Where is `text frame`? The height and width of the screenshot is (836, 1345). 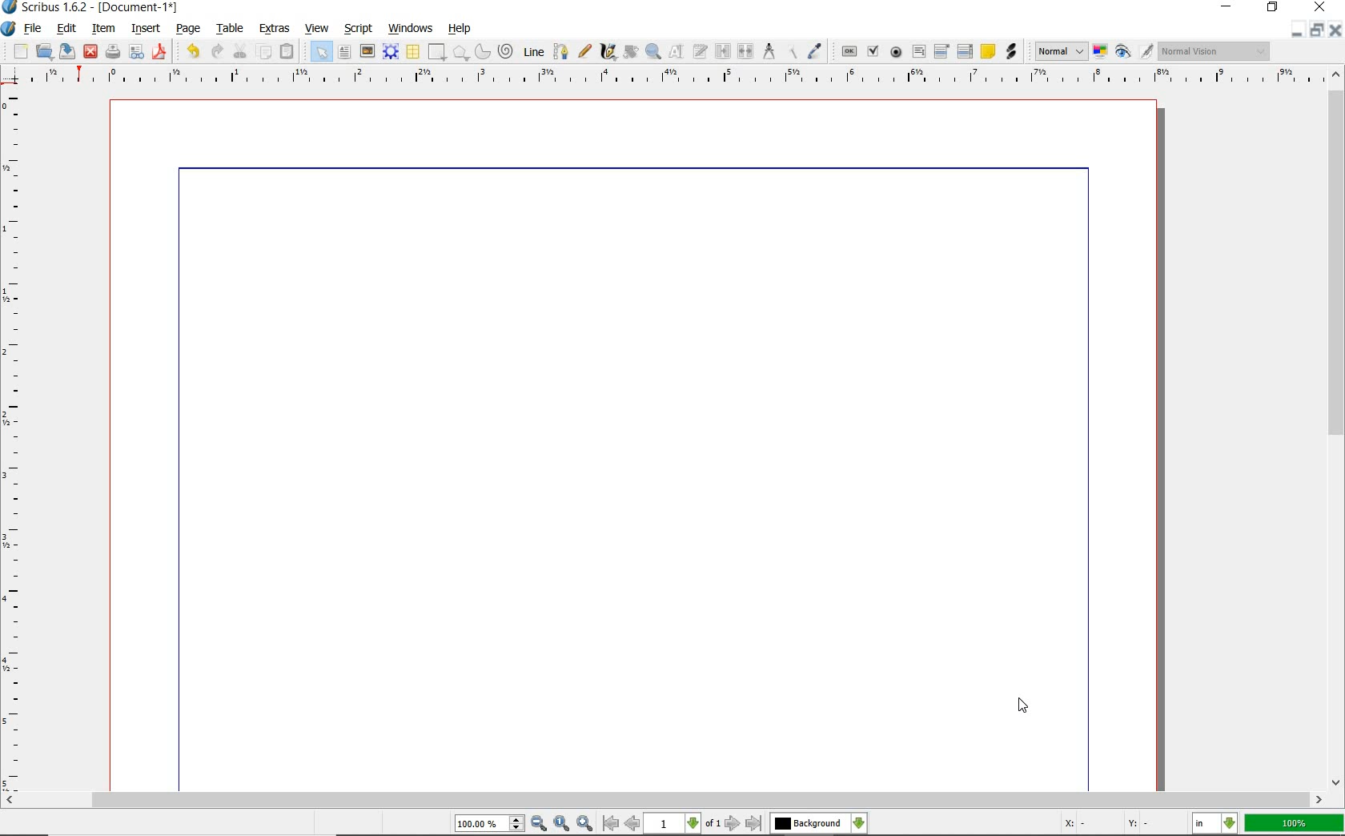
text frame is located at coordinates (344, 52).